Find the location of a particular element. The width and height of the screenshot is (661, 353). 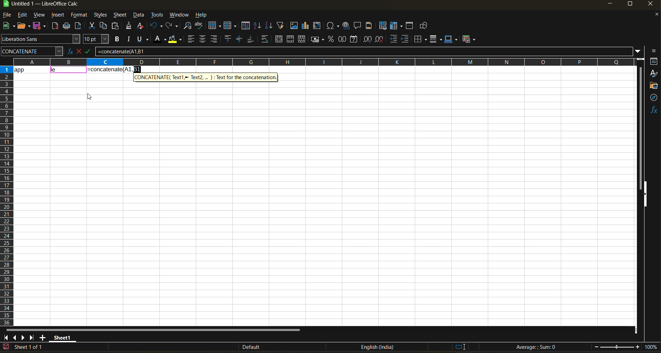

add sheet is located at coordinates (42, 338).